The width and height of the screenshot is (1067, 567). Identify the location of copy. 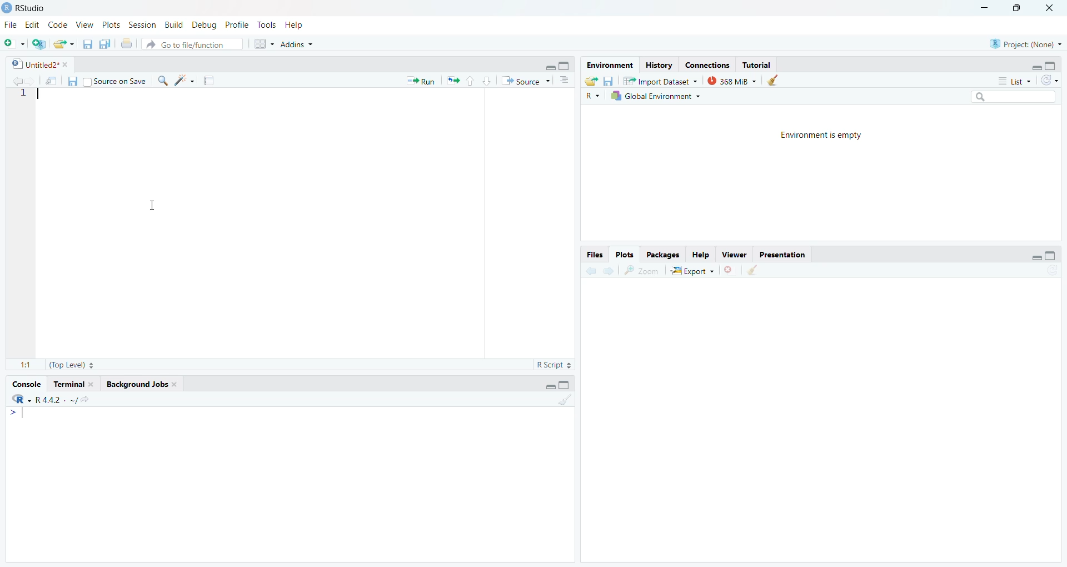
(104, 45).